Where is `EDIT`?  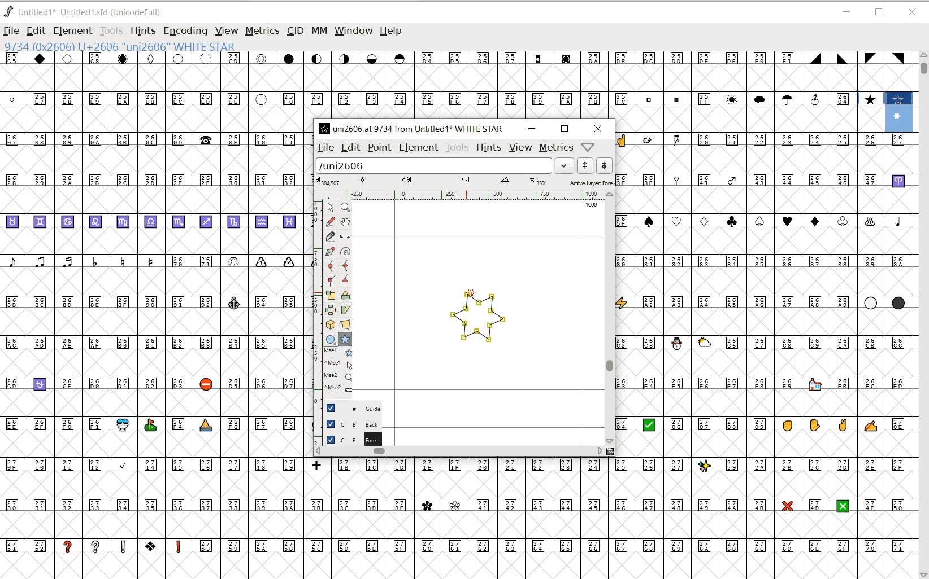
EDIT is located at coordinates (35, 32).